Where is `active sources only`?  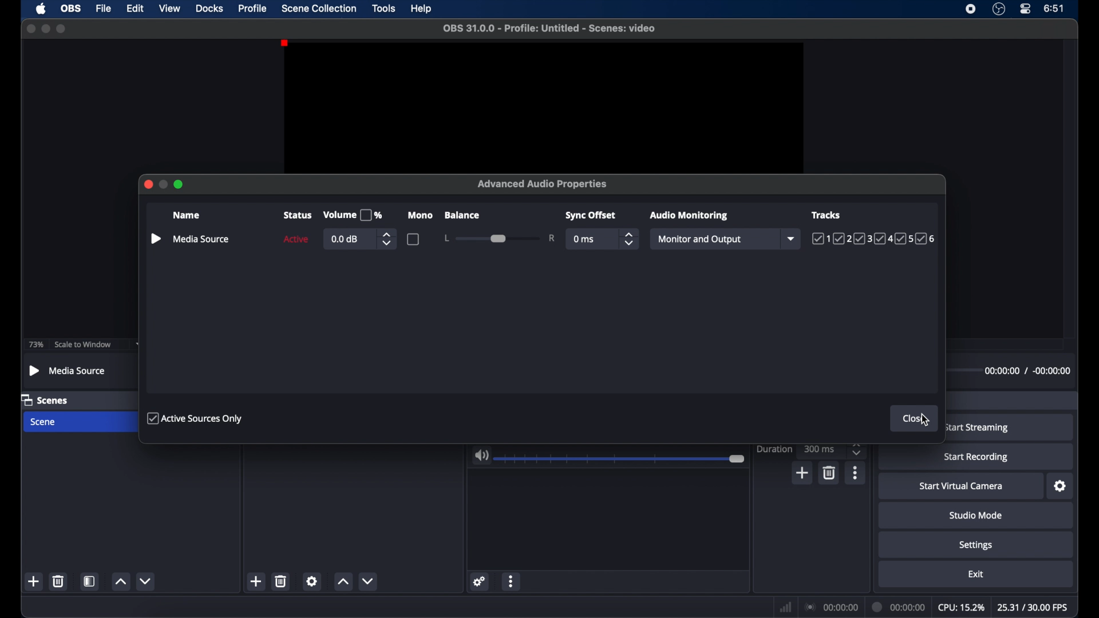
active sources only is located at coordinates (195, 418).